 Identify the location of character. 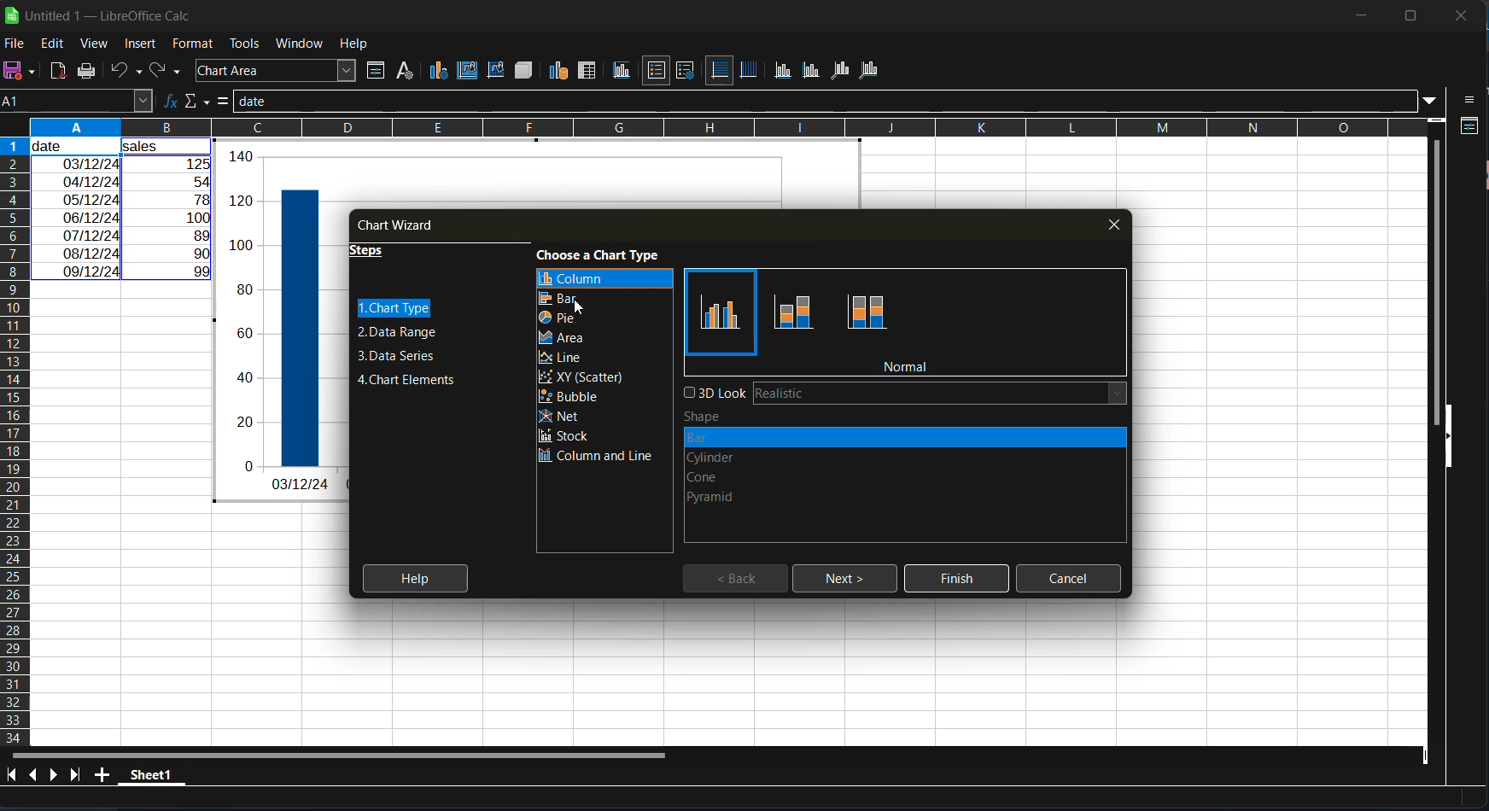
(403, 71).